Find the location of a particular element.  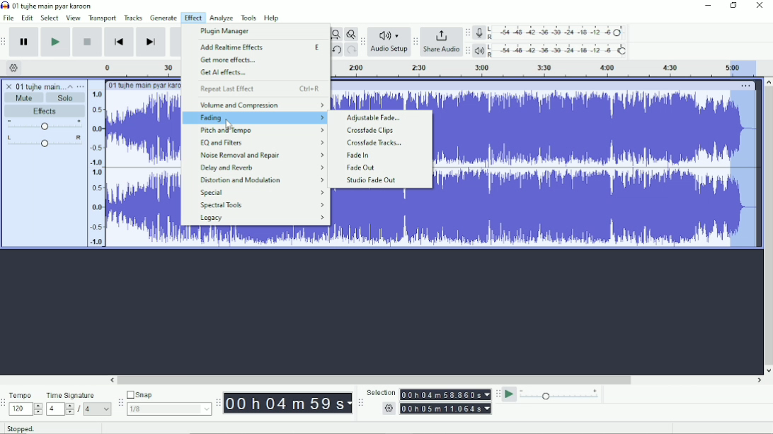

00h00m00s is located at coordinates (289, 404).